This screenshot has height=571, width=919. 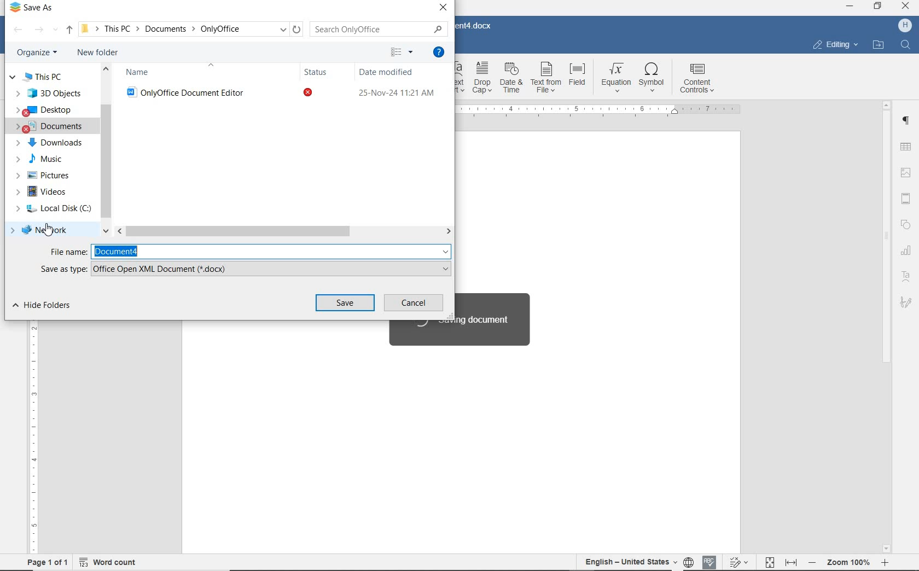 I want to click on DOCUMENTS, so click(x=46, y=126).